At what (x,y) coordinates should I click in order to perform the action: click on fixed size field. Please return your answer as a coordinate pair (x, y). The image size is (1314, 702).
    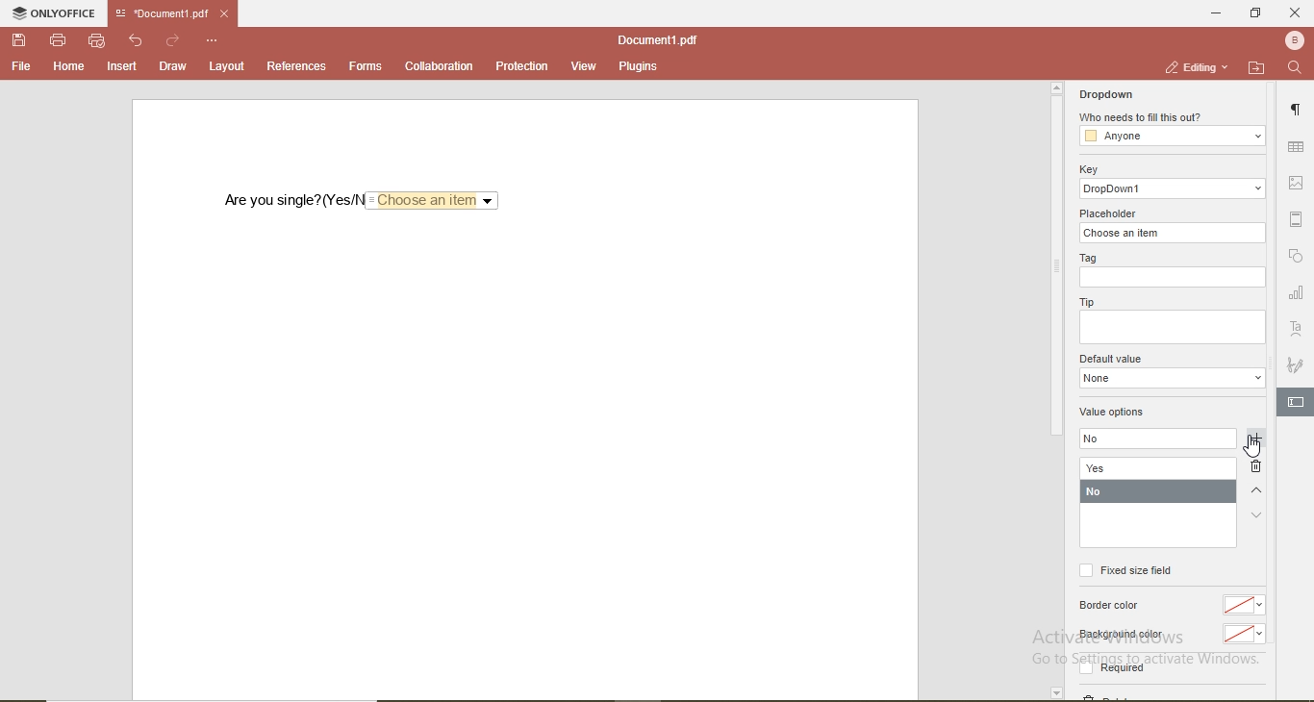
    Looking at the image, I should click on (1127, 571).